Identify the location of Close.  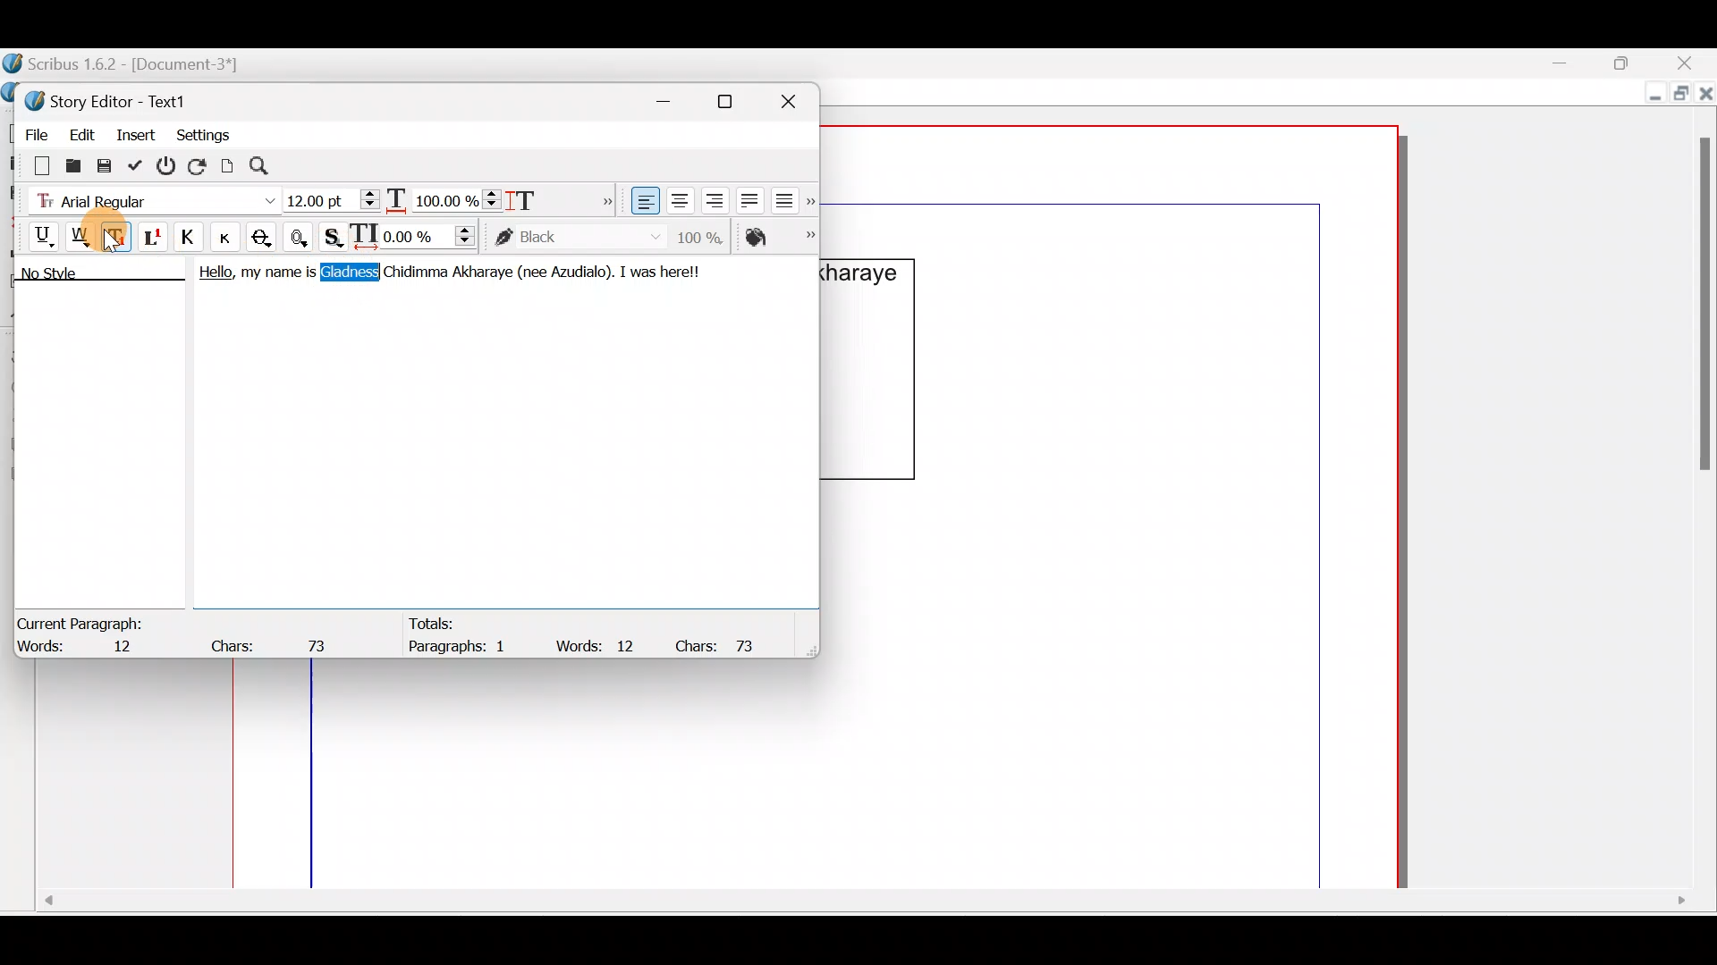
(796, 98).